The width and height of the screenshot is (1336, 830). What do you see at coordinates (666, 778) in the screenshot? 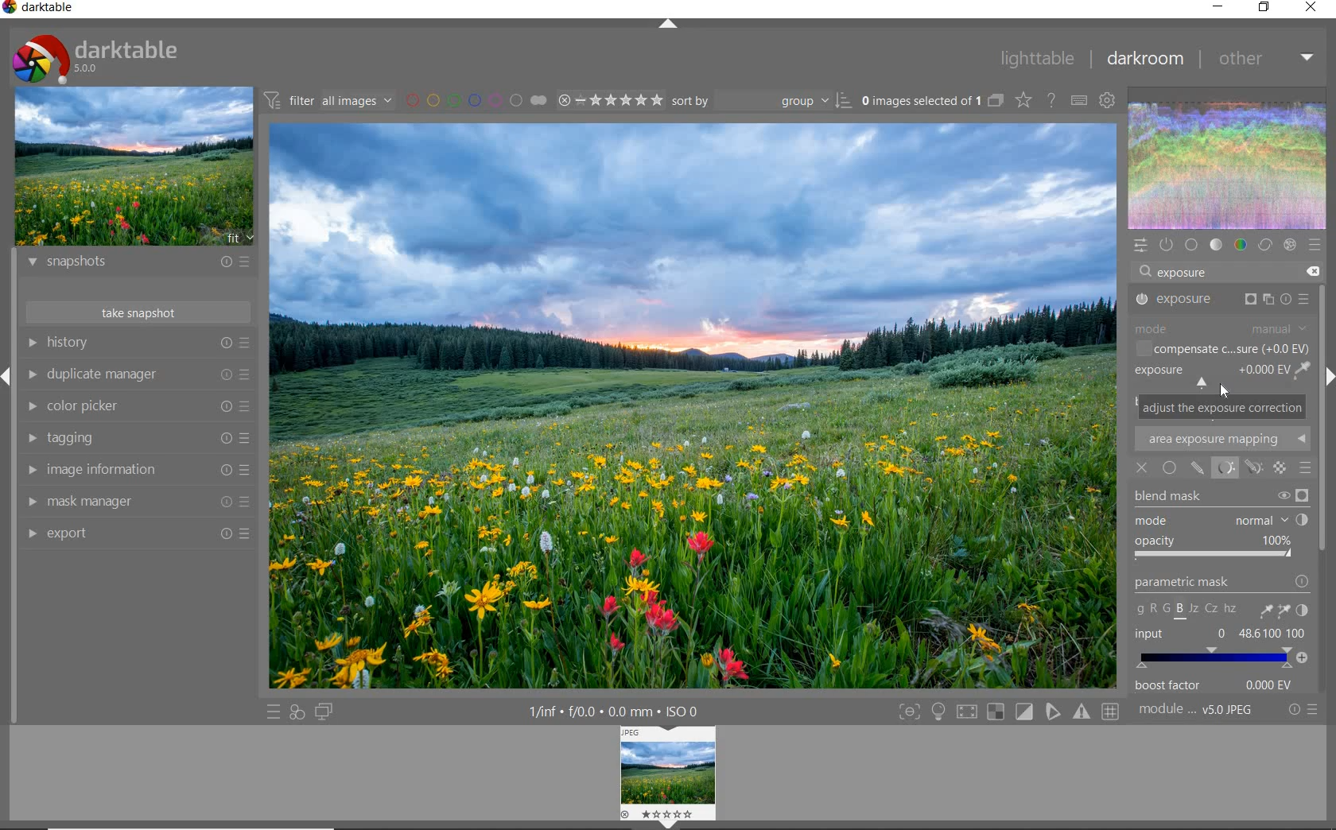
I see `image preview` at bounding box center [666, 778].